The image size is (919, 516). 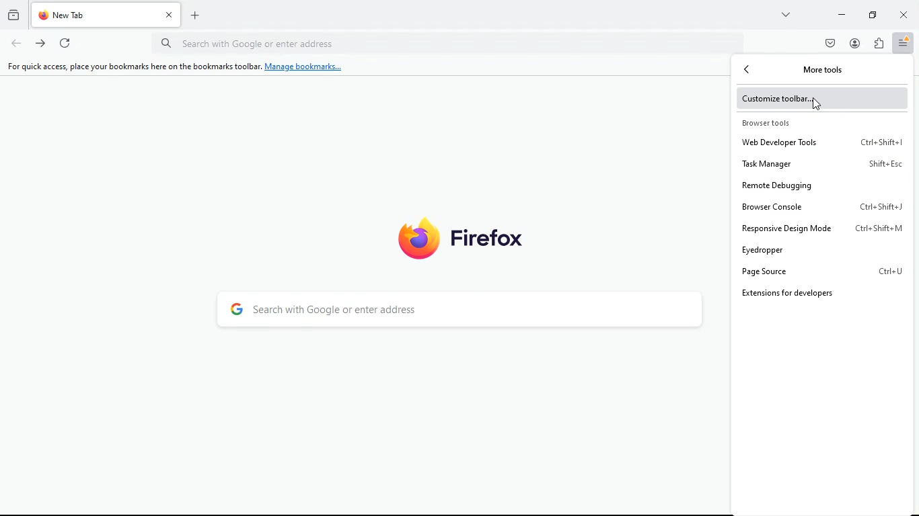 What do you see at coordinates (819, 206) in the screenshot?
I see `browser console` at bounding box center [819, 206].